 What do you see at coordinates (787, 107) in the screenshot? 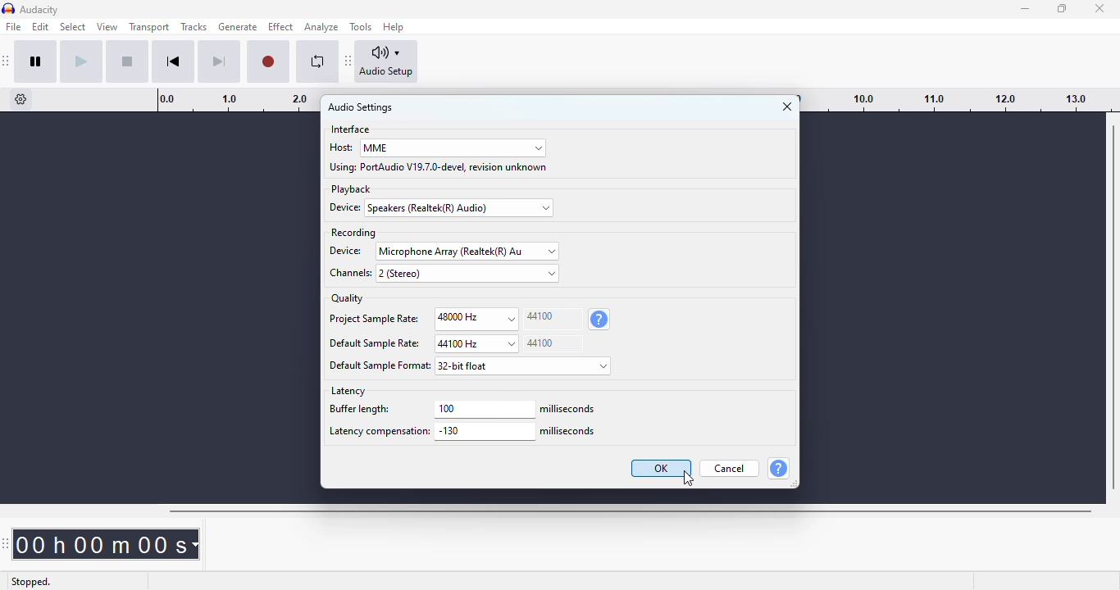
I see `close` at bounding box center [787, 107].